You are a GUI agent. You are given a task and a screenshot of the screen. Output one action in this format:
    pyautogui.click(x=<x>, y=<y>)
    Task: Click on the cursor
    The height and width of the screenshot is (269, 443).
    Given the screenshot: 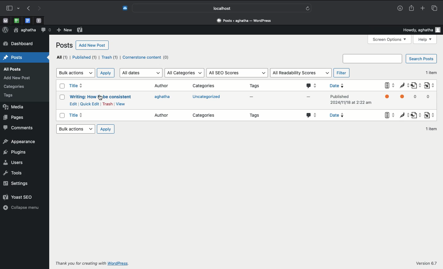 What is the action you would take?
    pyautogui.click(x=100, y=97)
    